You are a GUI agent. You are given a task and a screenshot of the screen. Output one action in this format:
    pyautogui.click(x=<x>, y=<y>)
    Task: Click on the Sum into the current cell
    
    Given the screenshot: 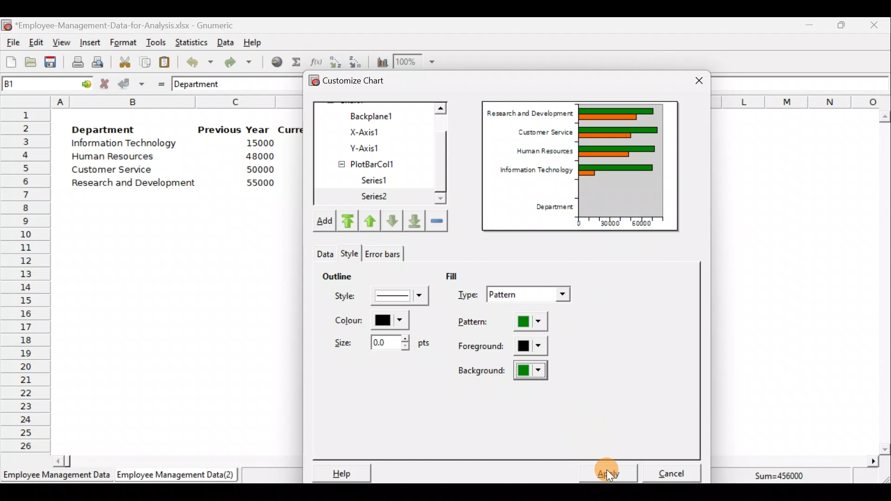 What is the action you would take?
    pyautogui.click(x=295, y=62)
    